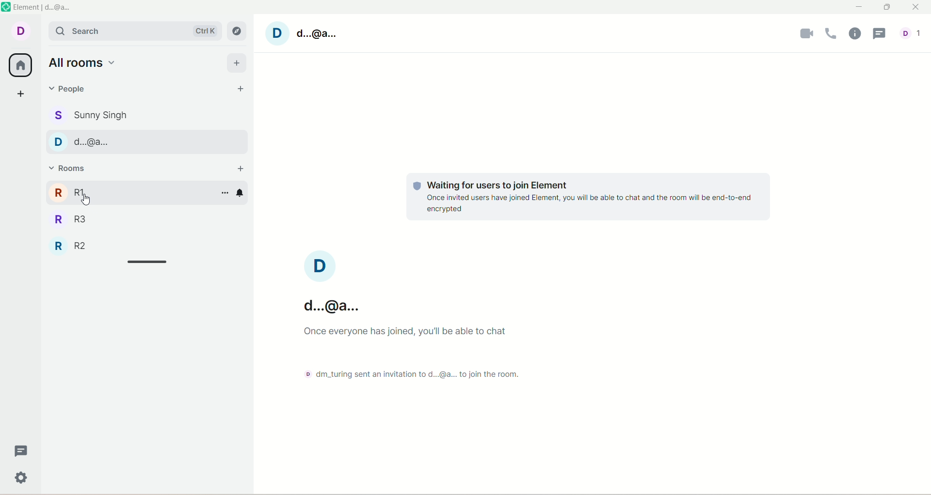 This screenshot has height=495, width=931. I want to click on text, so click(423, 357).